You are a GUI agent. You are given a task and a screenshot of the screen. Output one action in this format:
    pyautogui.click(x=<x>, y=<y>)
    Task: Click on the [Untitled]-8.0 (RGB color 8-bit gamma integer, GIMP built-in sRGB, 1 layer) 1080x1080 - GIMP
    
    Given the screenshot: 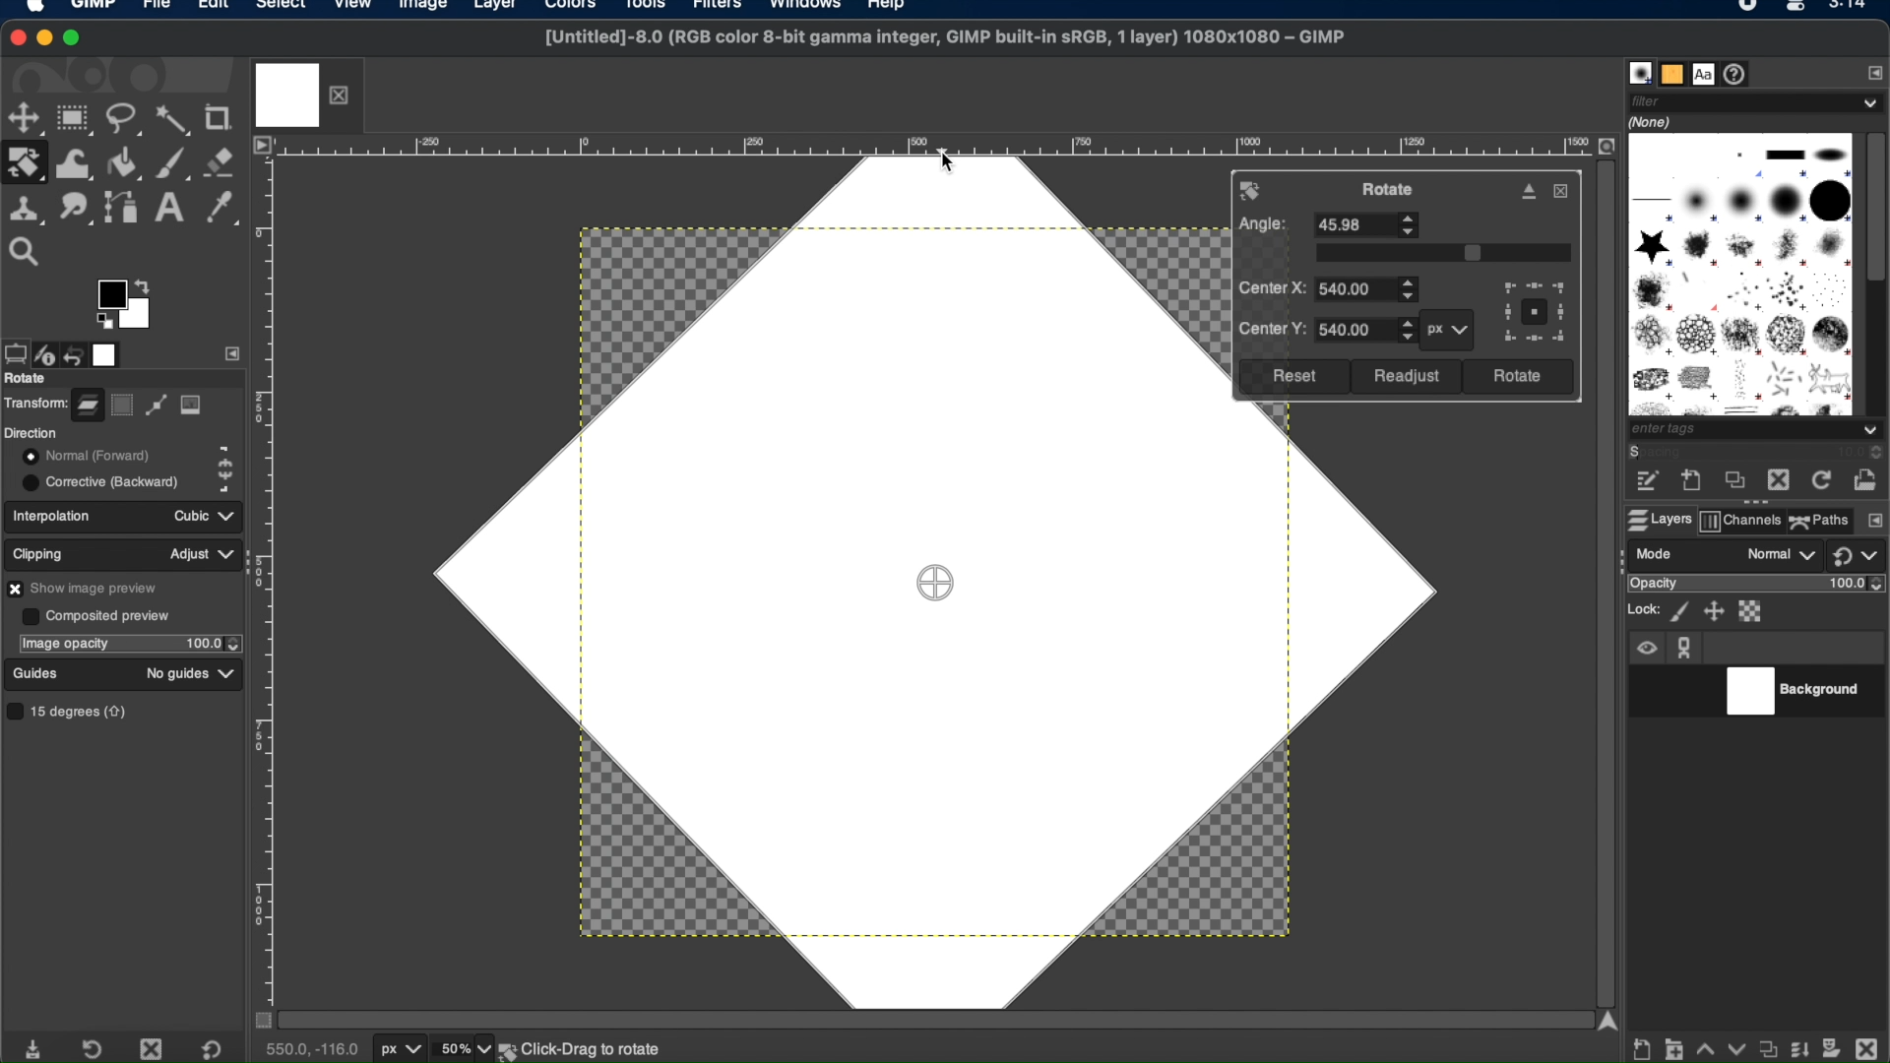 What is the action you would take?
    pyautogui.click(x=941, y=43)
    